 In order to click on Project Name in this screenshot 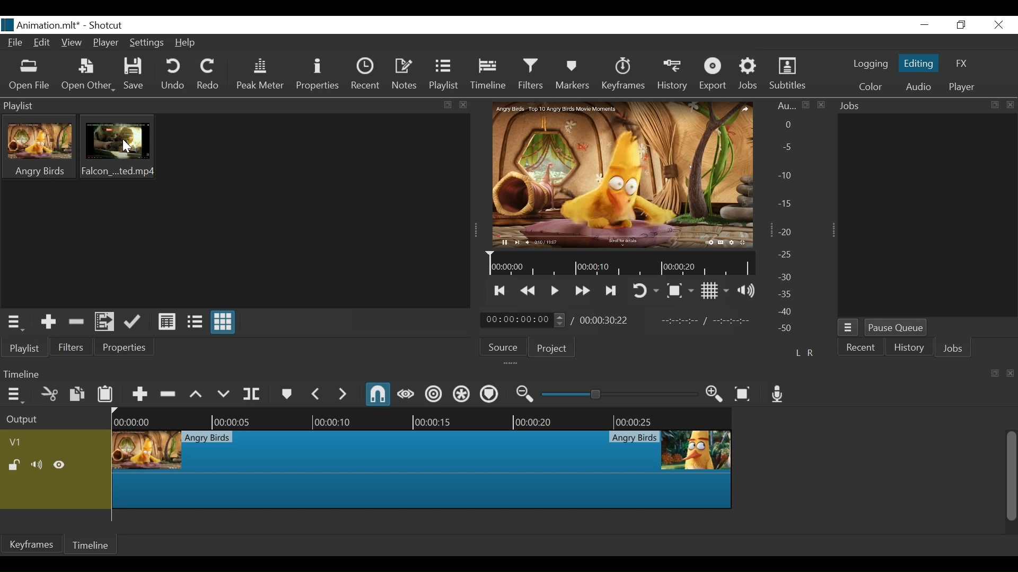, I will do `click(50, 26)`.